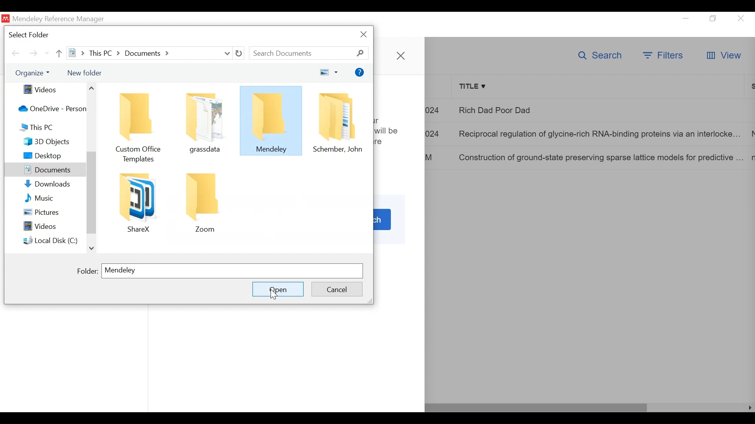  What do you see at coordinates (335, 288) in the screenshot?
I see `Cancel` at bounding box center [335, 288].